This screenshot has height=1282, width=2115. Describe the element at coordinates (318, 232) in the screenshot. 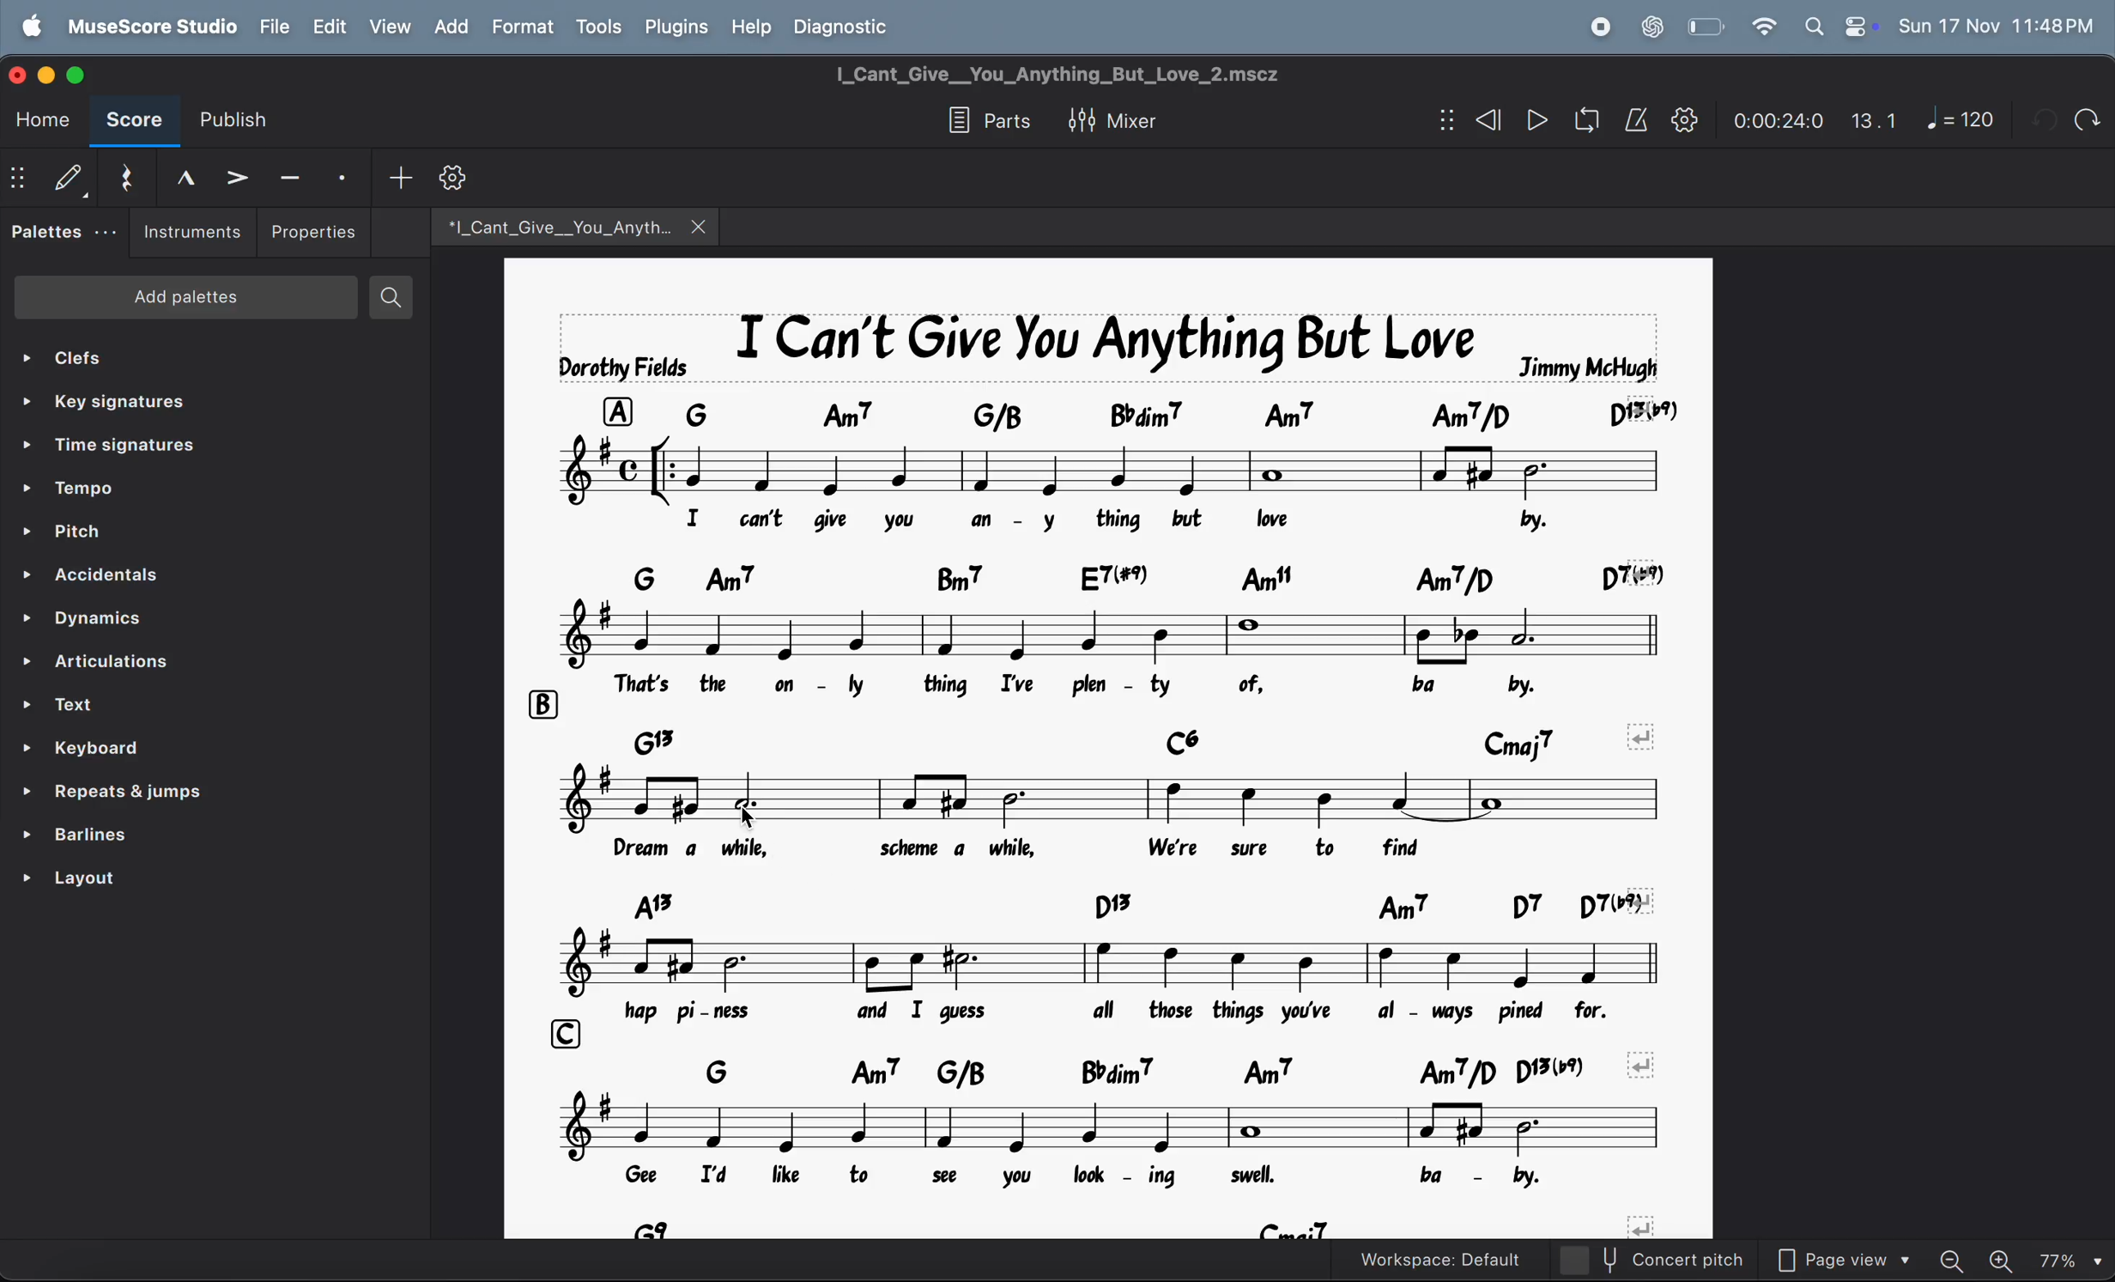

I see `properties` at that location.